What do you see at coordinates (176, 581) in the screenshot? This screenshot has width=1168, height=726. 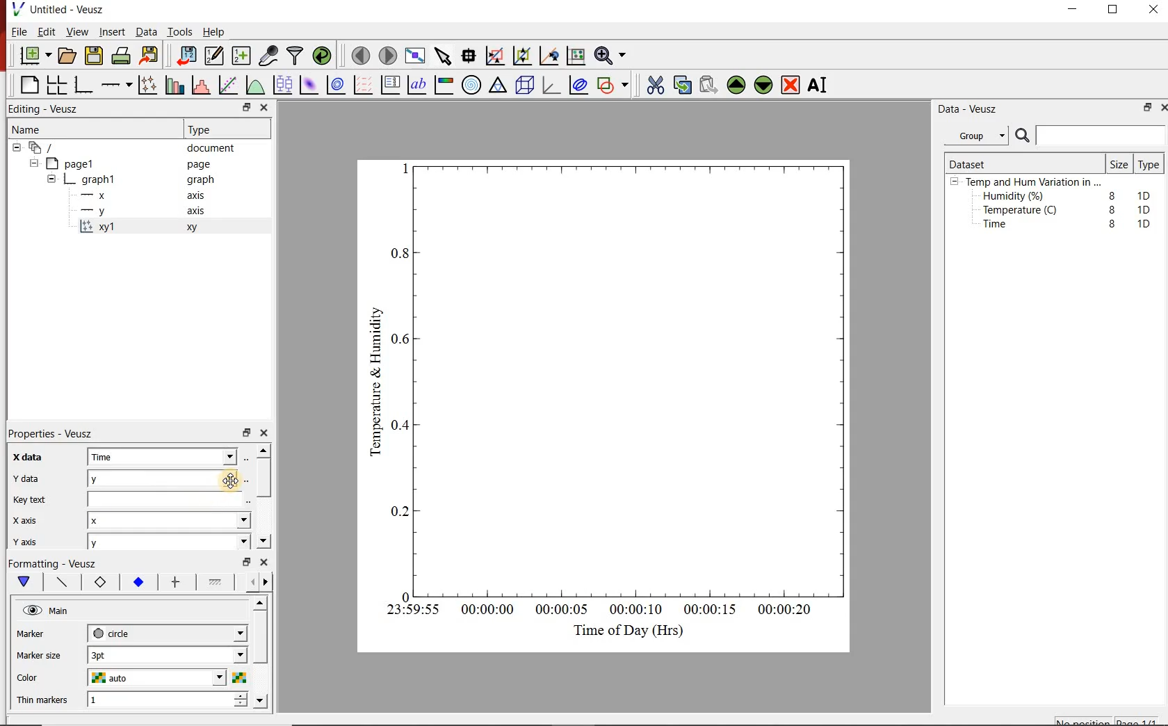 I see `error bar line` at bounding box center [176, 581].